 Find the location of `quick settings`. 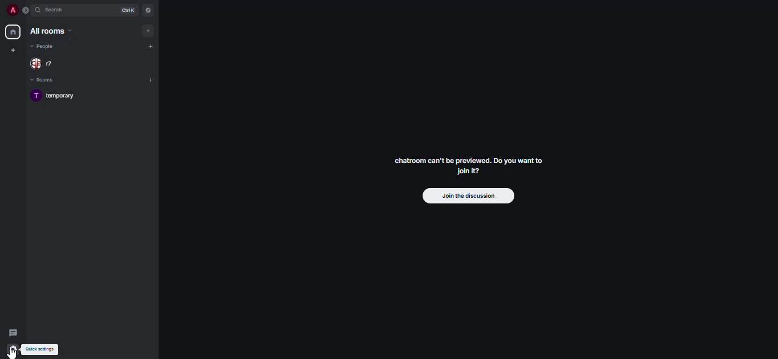

quick settings is located at coordinates (13, 350).